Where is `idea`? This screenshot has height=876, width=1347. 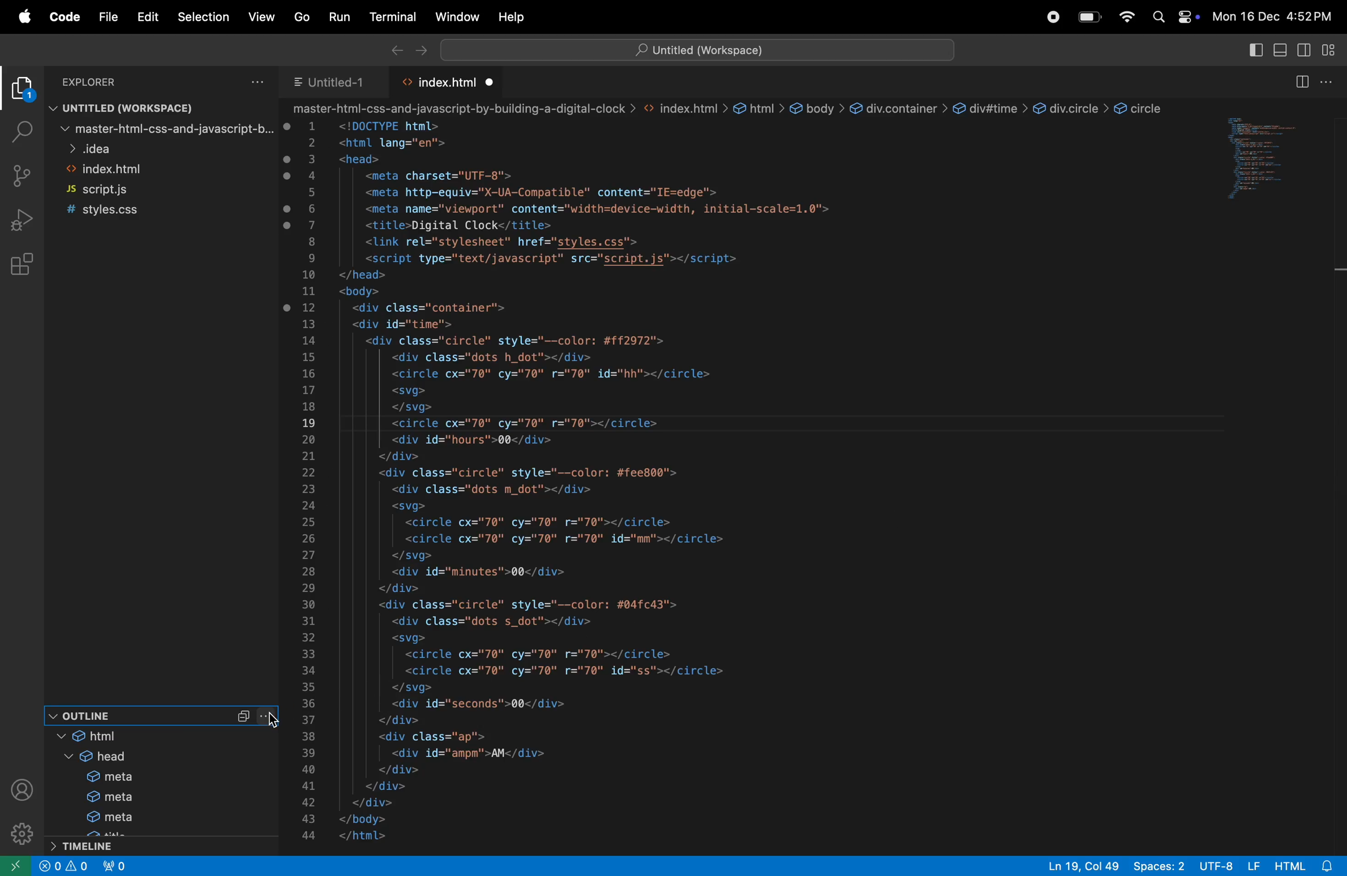
idea is located at coordinates (163, 148).